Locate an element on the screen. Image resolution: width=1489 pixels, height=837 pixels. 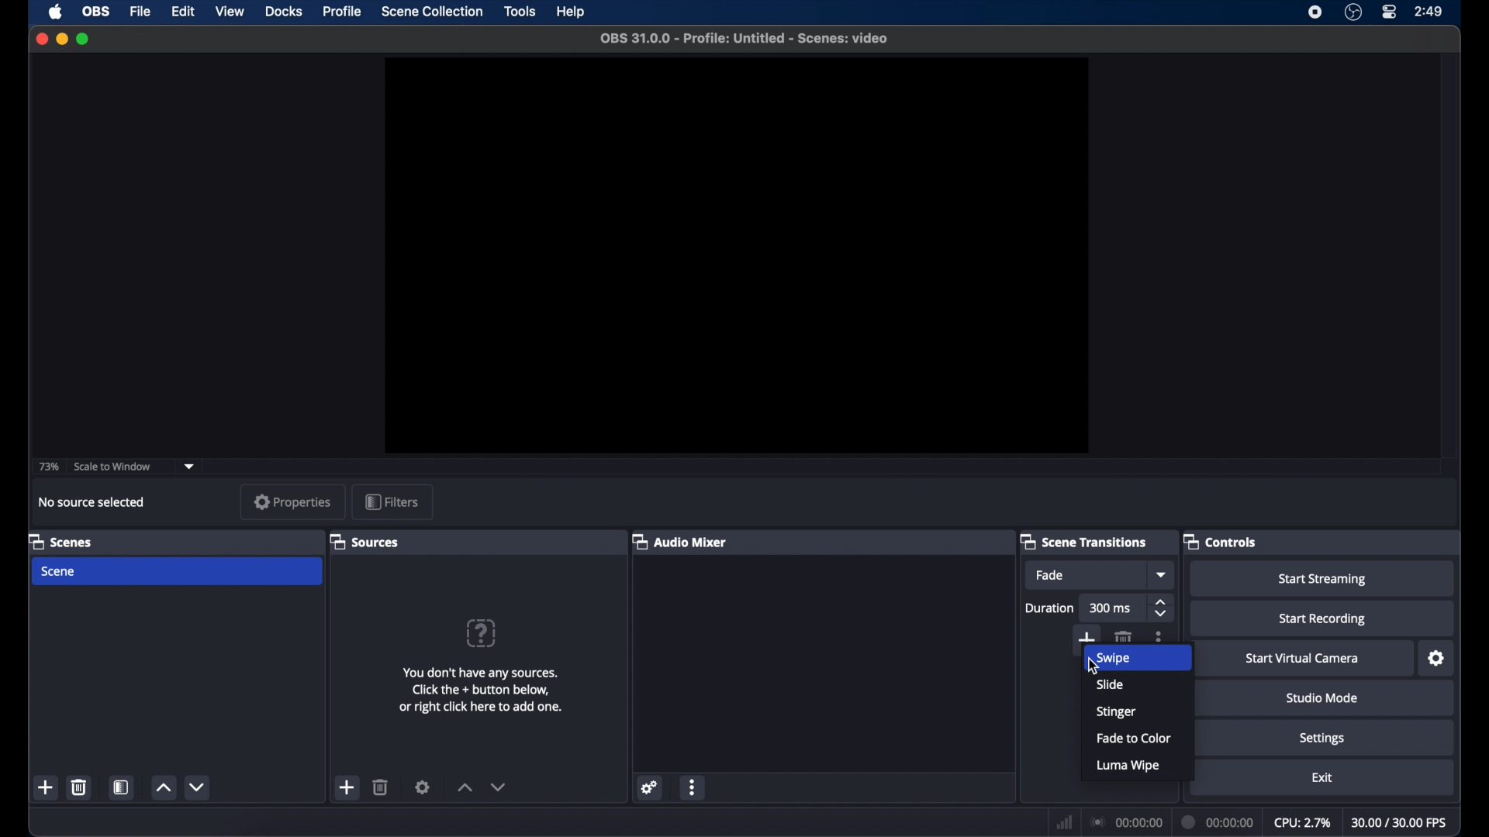
scene transitions is located at coordinates (1084, 541).